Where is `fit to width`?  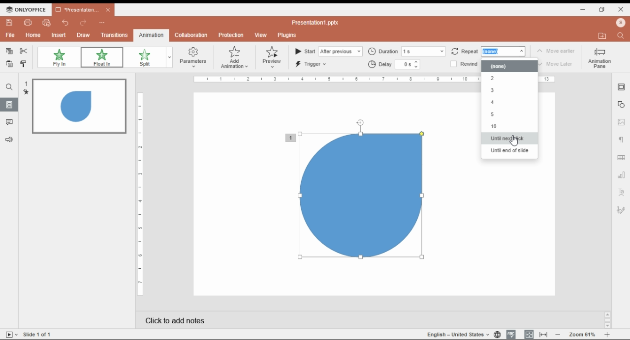 fit to width is located at coordinates (544, 335).